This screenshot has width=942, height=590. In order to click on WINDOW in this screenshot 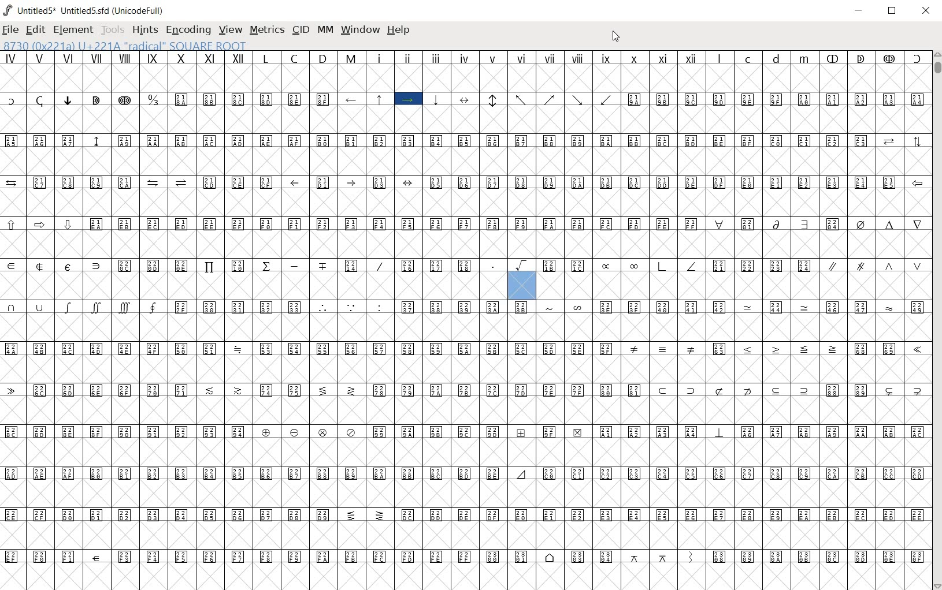, I will do `click(361, 31)`.